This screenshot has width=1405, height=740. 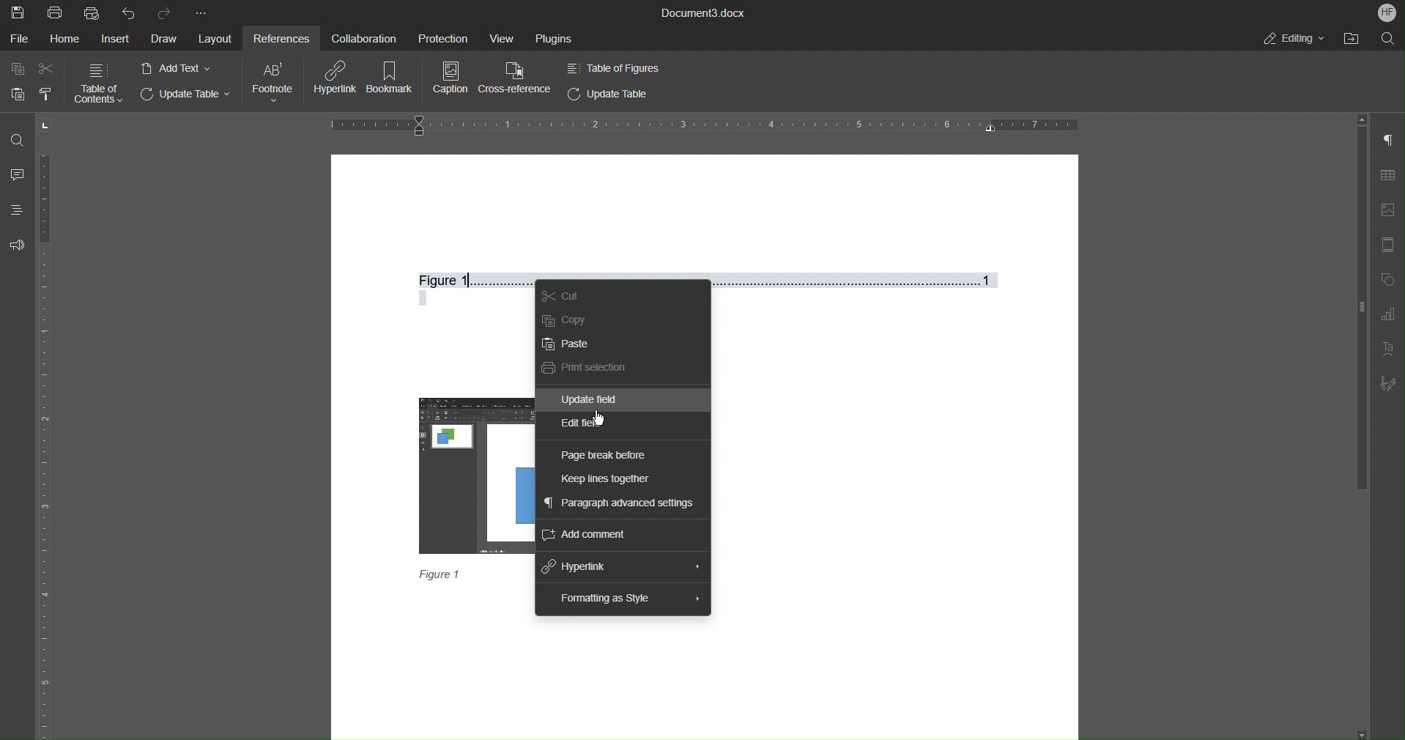 What do you see at coordinates (580, 427) in the screenshot?
I see `Edit field` at bounding box center [580, 427].